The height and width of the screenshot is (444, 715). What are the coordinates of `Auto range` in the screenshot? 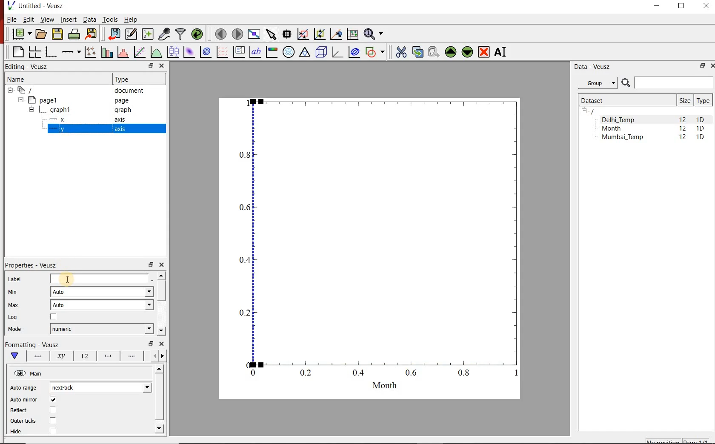 It's located at (25, 387).